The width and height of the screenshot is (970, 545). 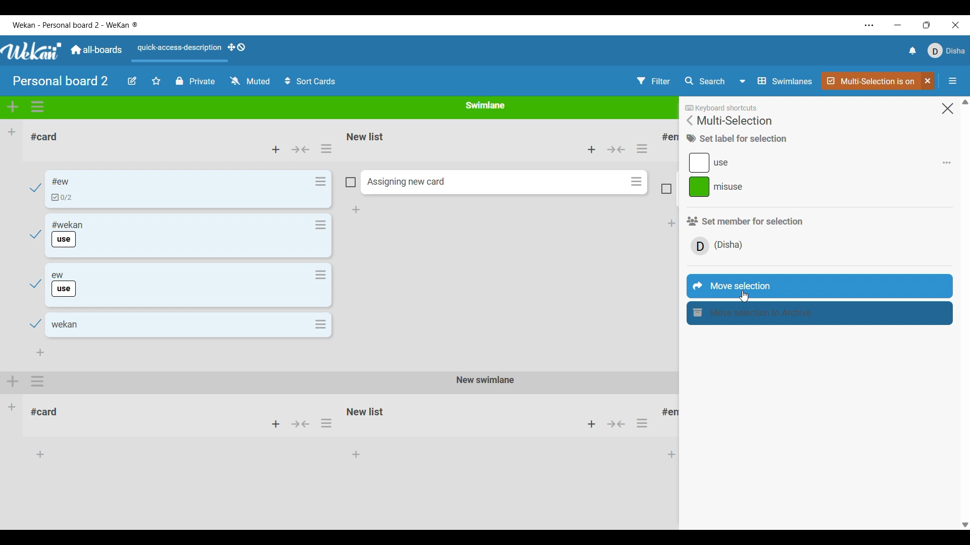 I want to click on List title, so click(x=671, y=137).